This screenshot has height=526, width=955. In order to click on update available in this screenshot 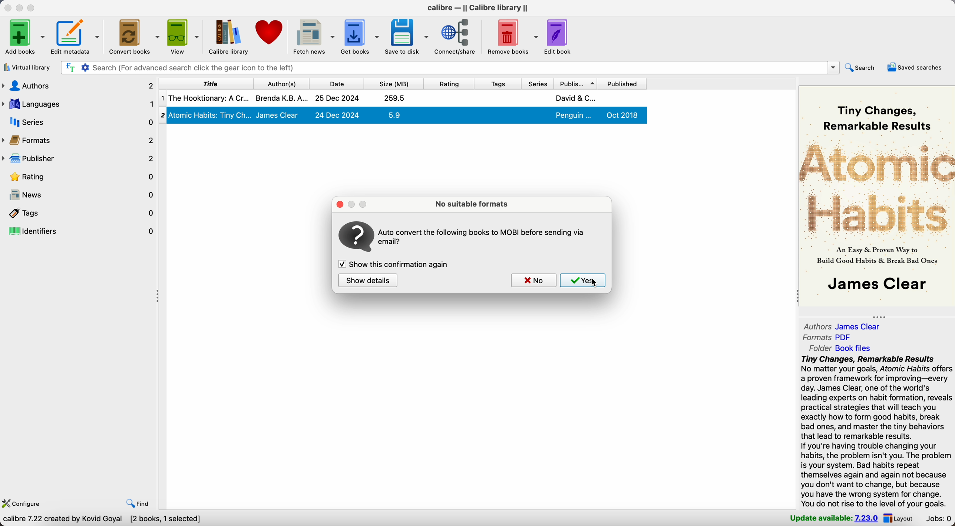, I will do `click(835, 519)`.